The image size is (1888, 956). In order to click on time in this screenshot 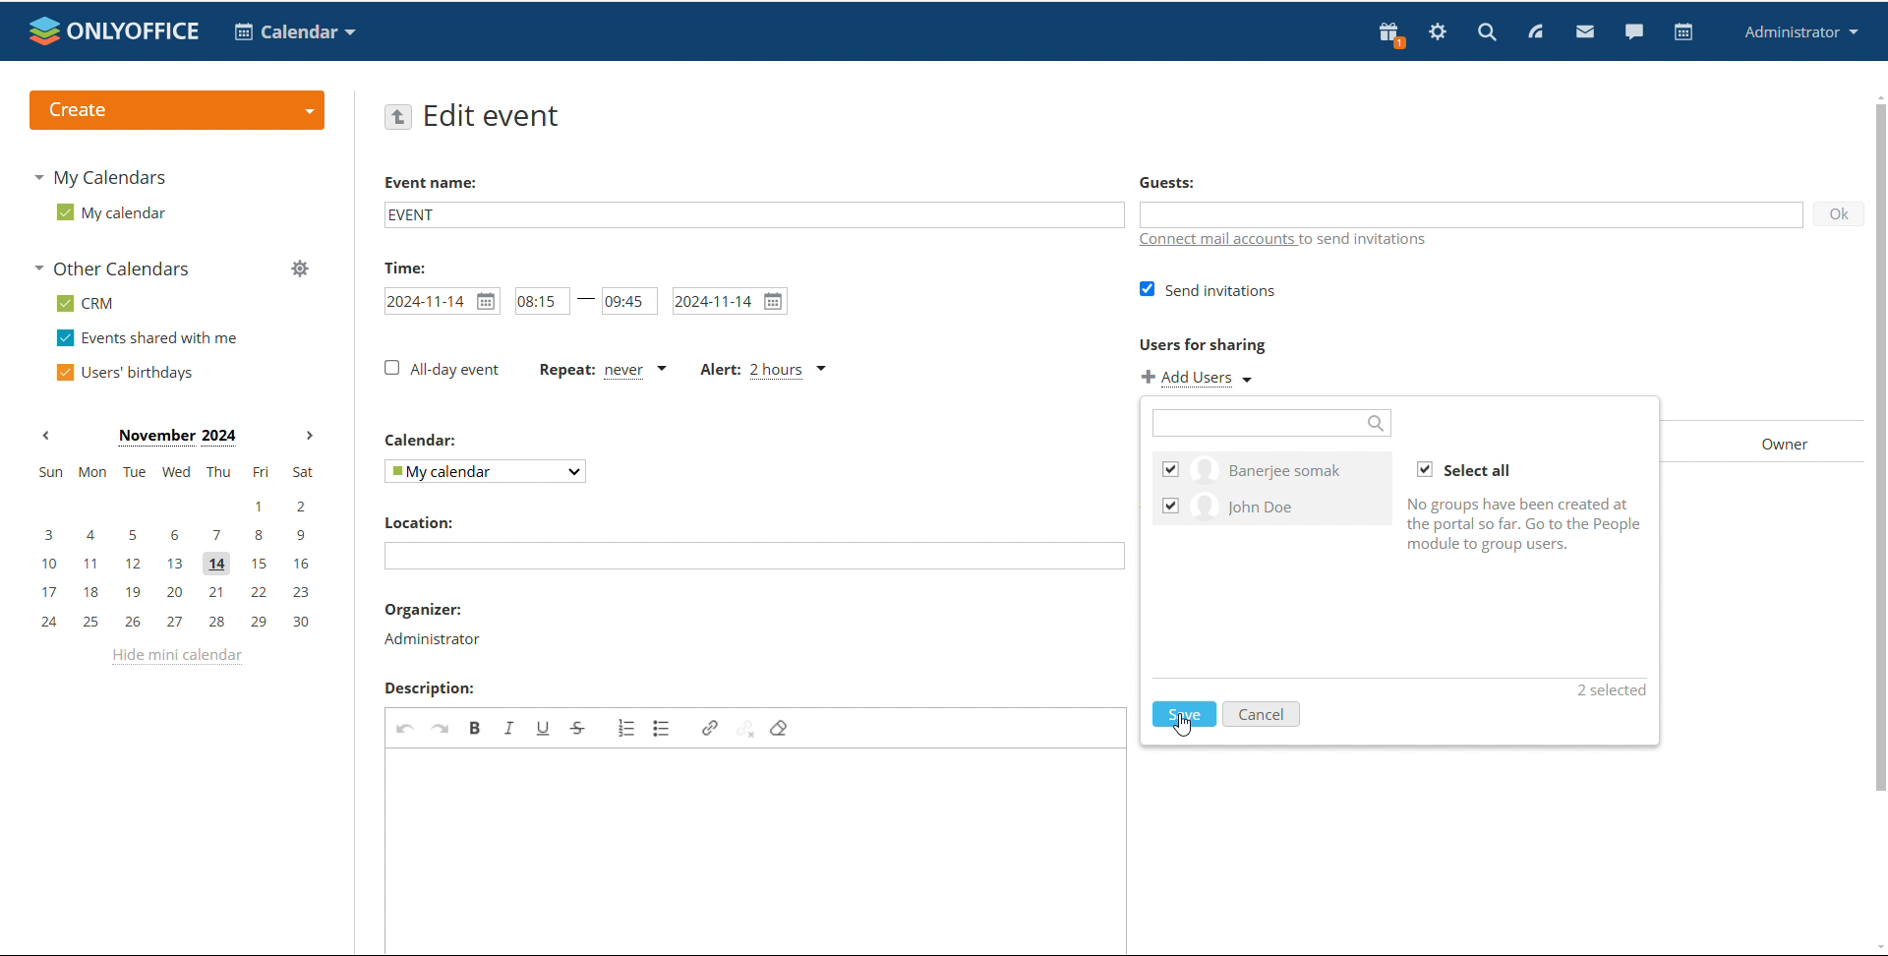, I will do `click(401, 267)`.